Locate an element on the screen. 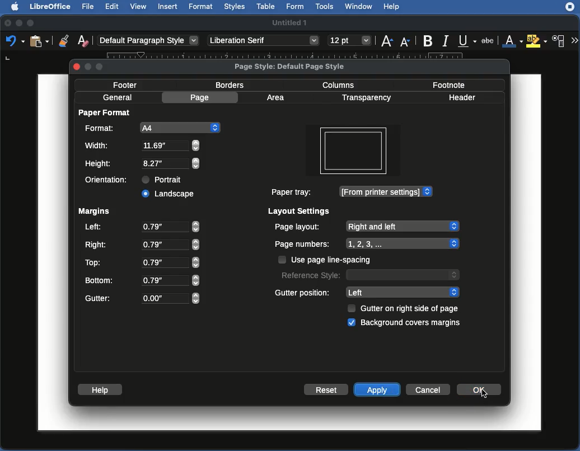 Image resolution: width=580 pixels, height=451 pixels. 0.79" is located at coordinates (170, 262).